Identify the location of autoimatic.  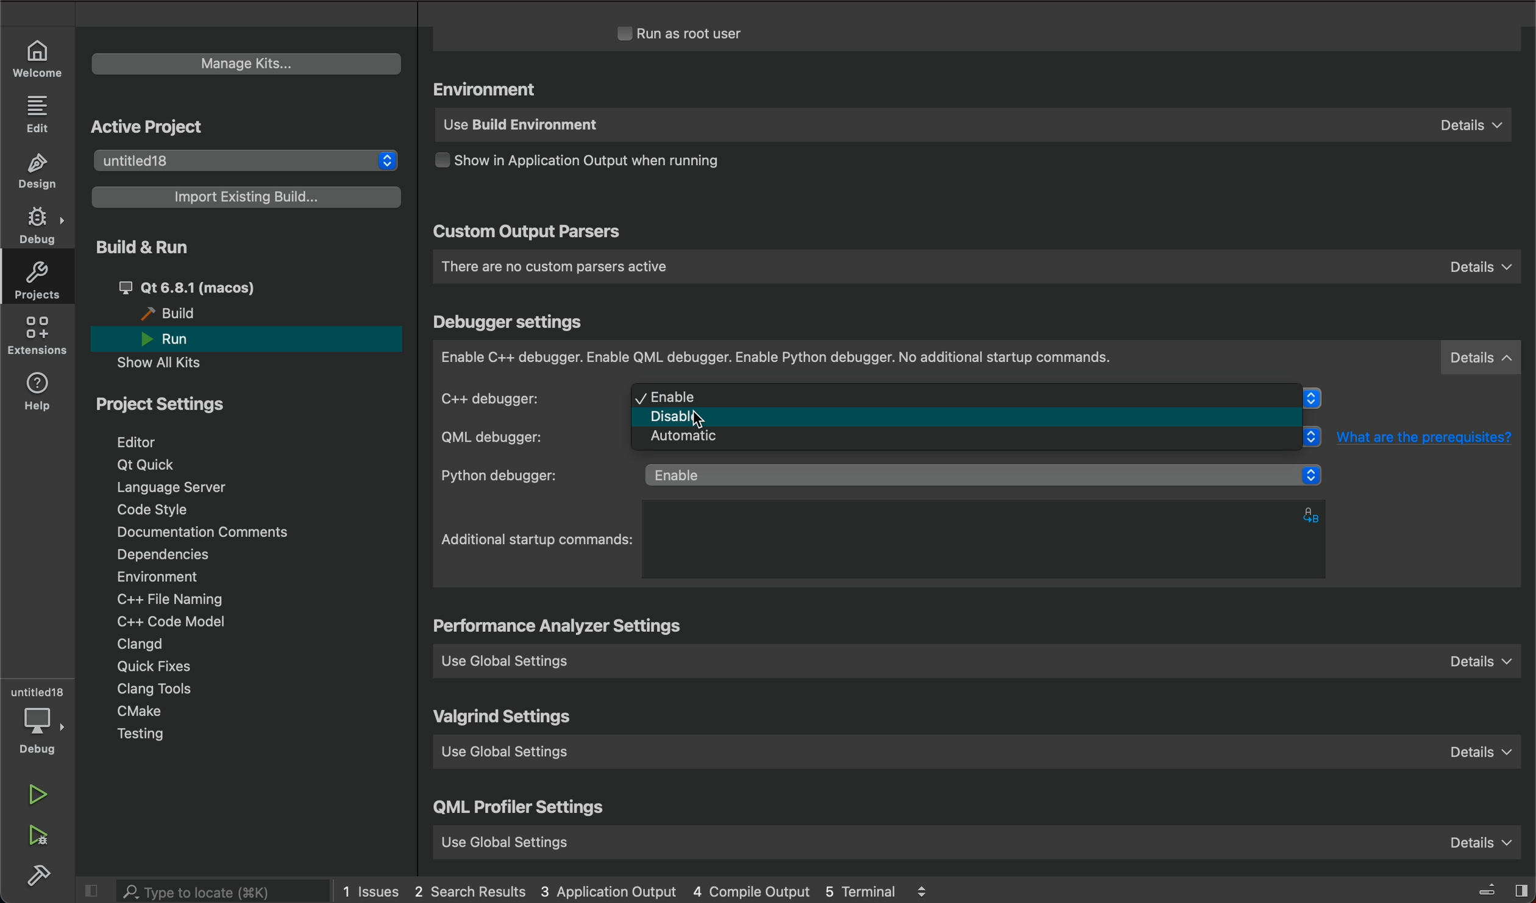
(973, 441).